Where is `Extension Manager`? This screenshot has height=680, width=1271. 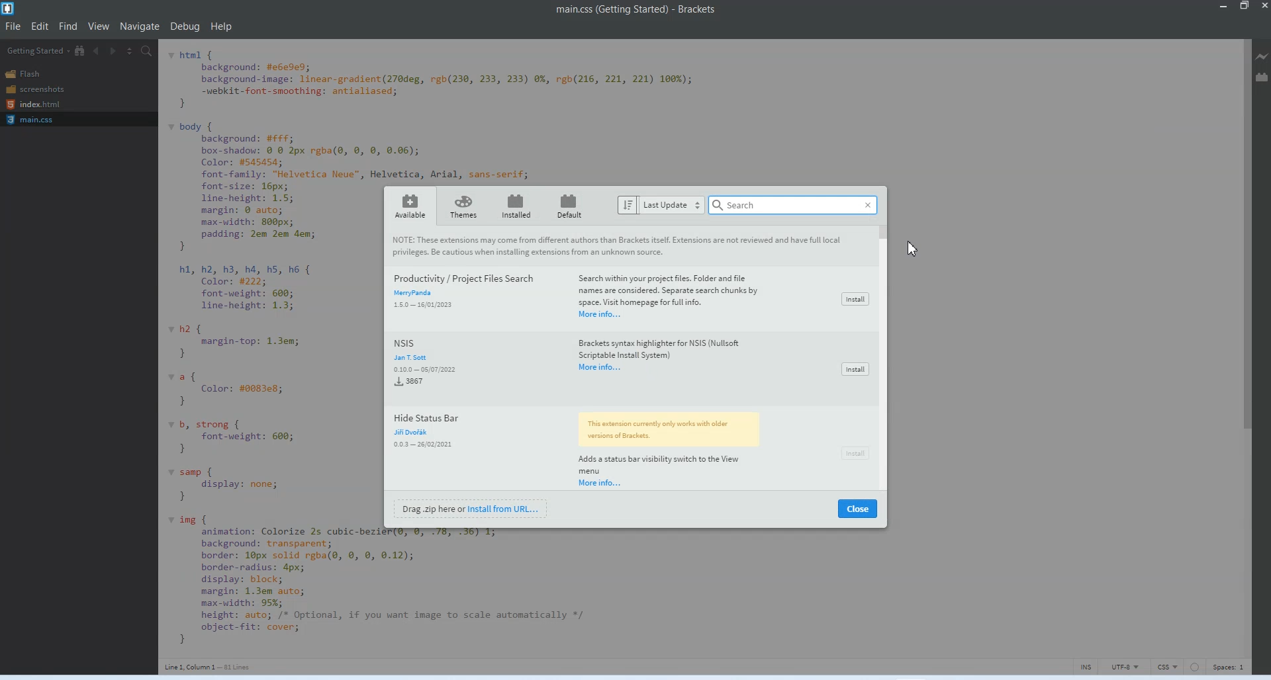
Extension Manager is located at coordinates (1262, 77).